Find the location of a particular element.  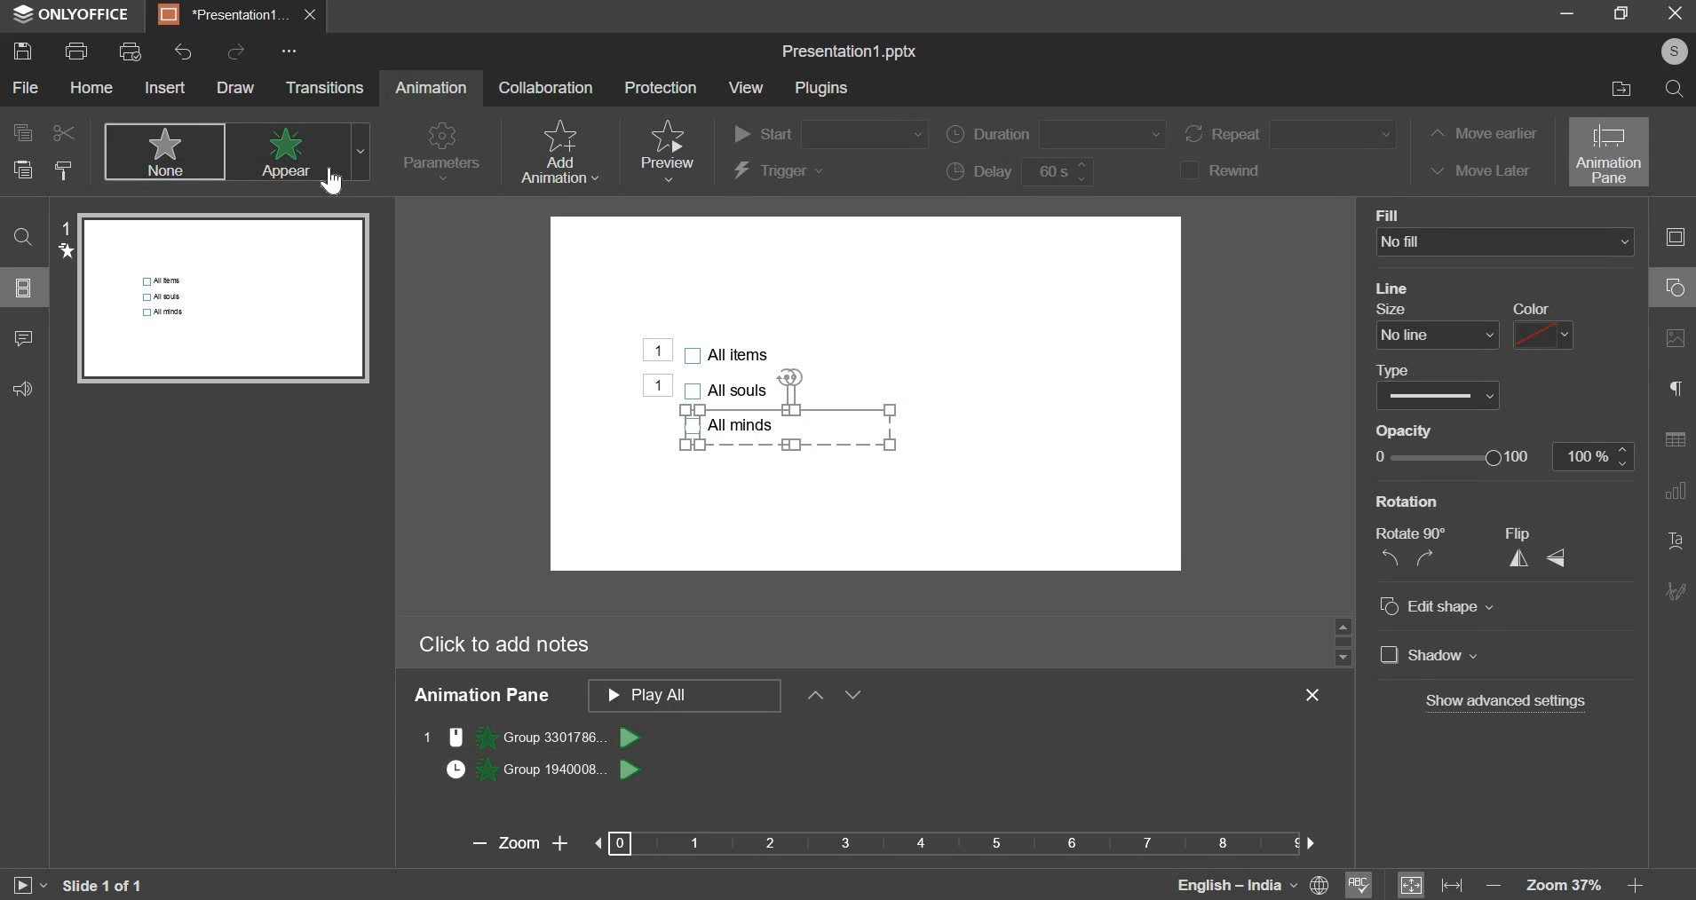

exit is located at coordinates (309, 14).